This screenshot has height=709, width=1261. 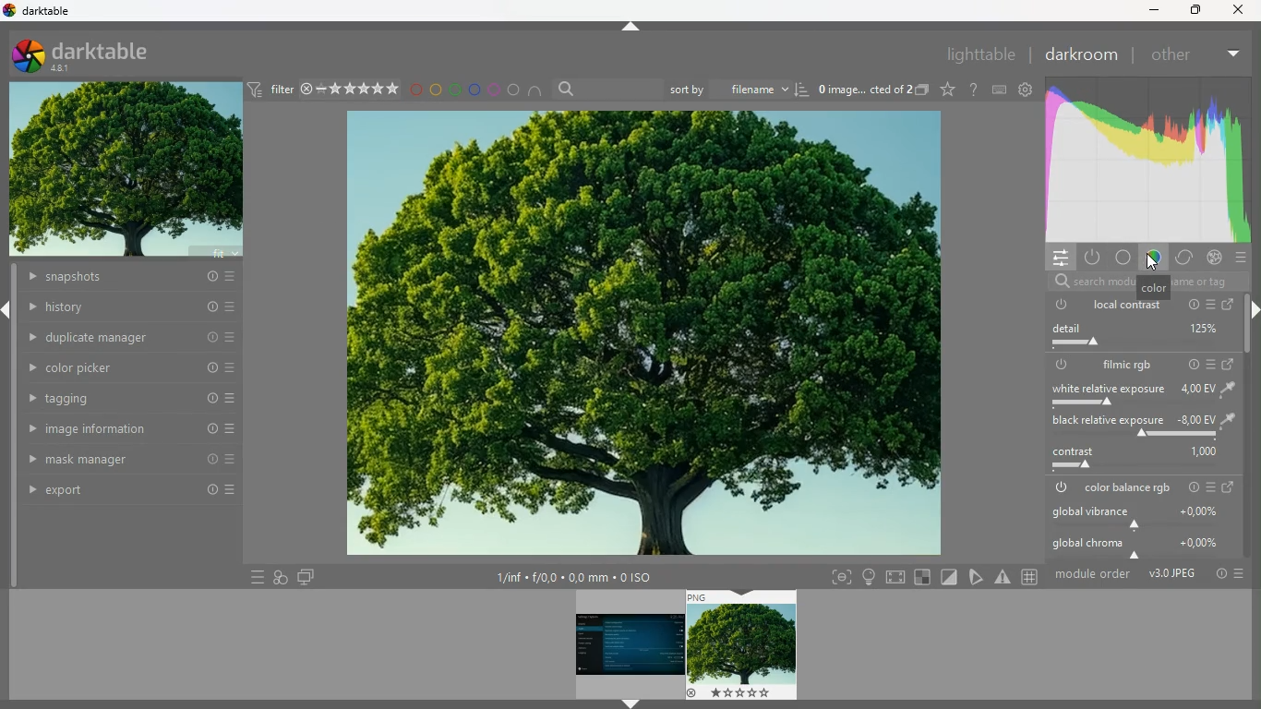 I want to click on filter, so click(x=322, y=89).